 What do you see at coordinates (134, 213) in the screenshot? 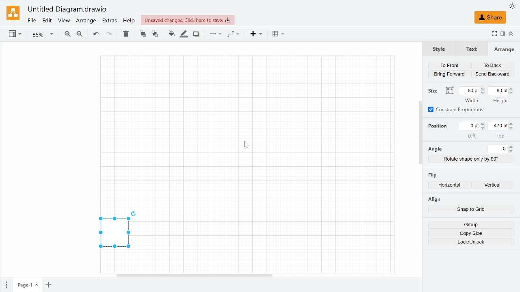
I see `Rotate` at bounding box center [134, 213].